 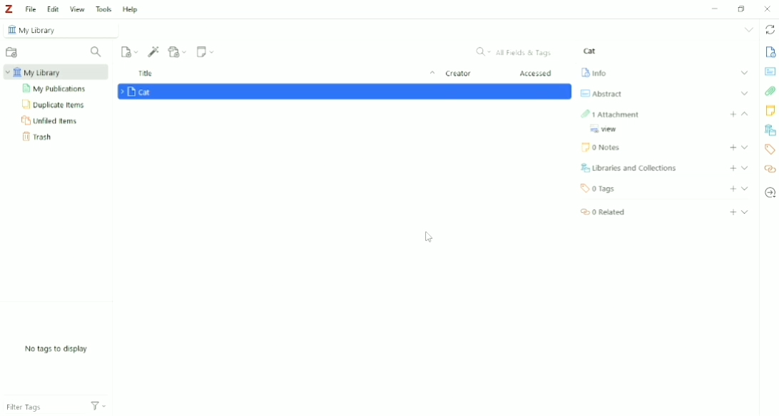 I want to click on Cat, so click(x=139, y=92).